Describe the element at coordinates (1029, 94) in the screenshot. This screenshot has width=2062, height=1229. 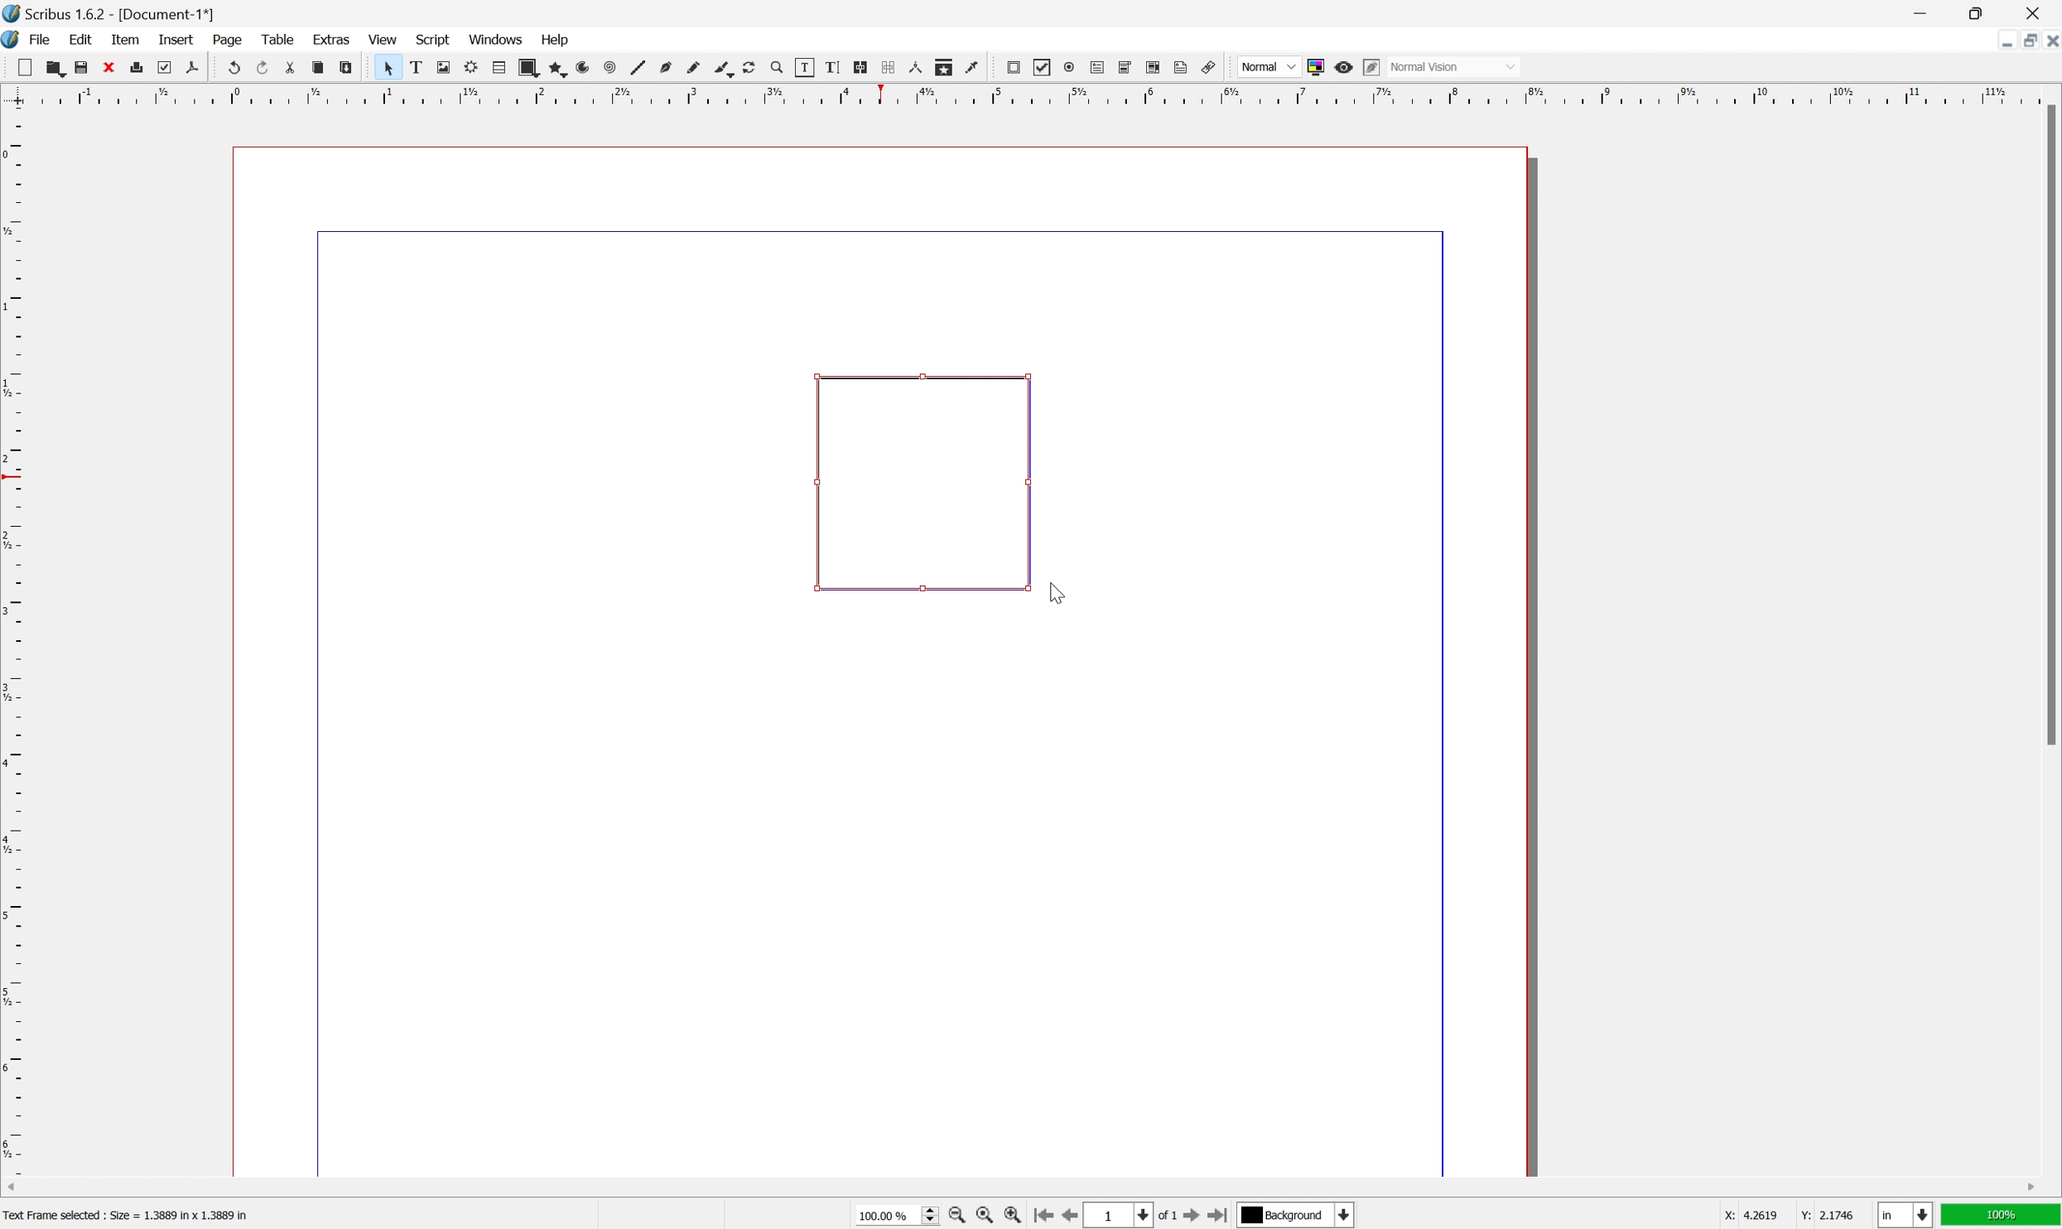
I see `ruler` at that location.